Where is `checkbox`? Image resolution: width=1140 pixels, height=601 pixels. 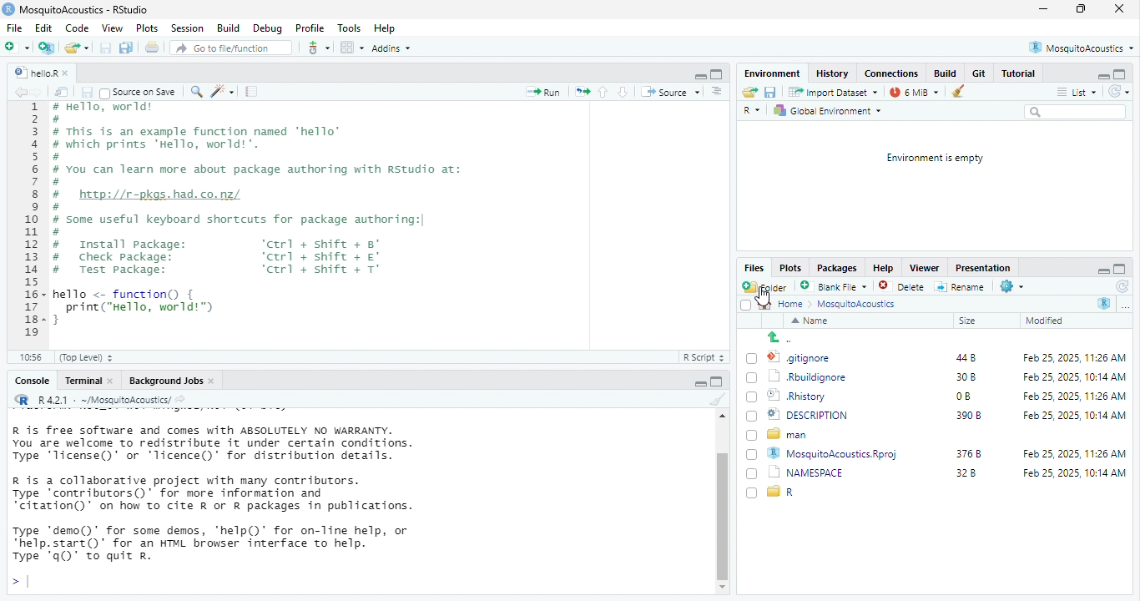 checkbox is located at coordinates (751, 454).